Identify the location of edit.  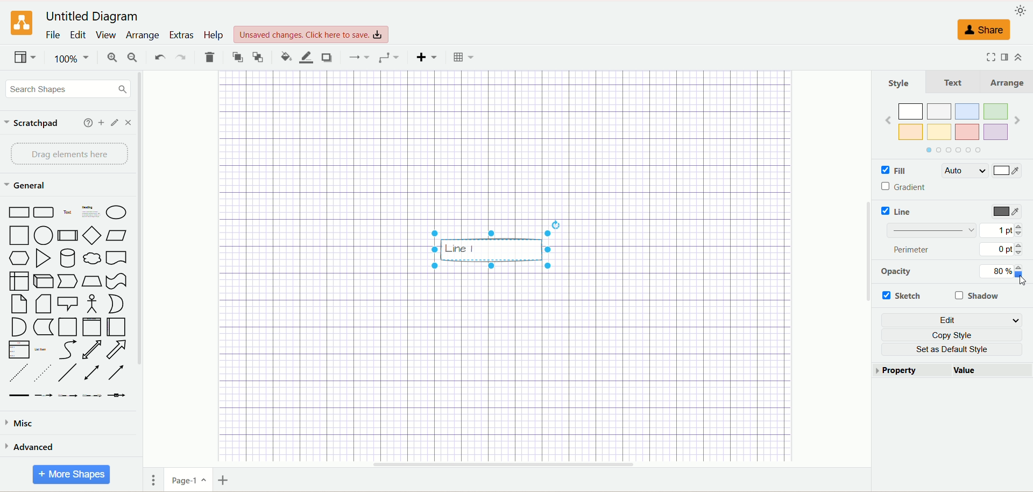
(951, 319).